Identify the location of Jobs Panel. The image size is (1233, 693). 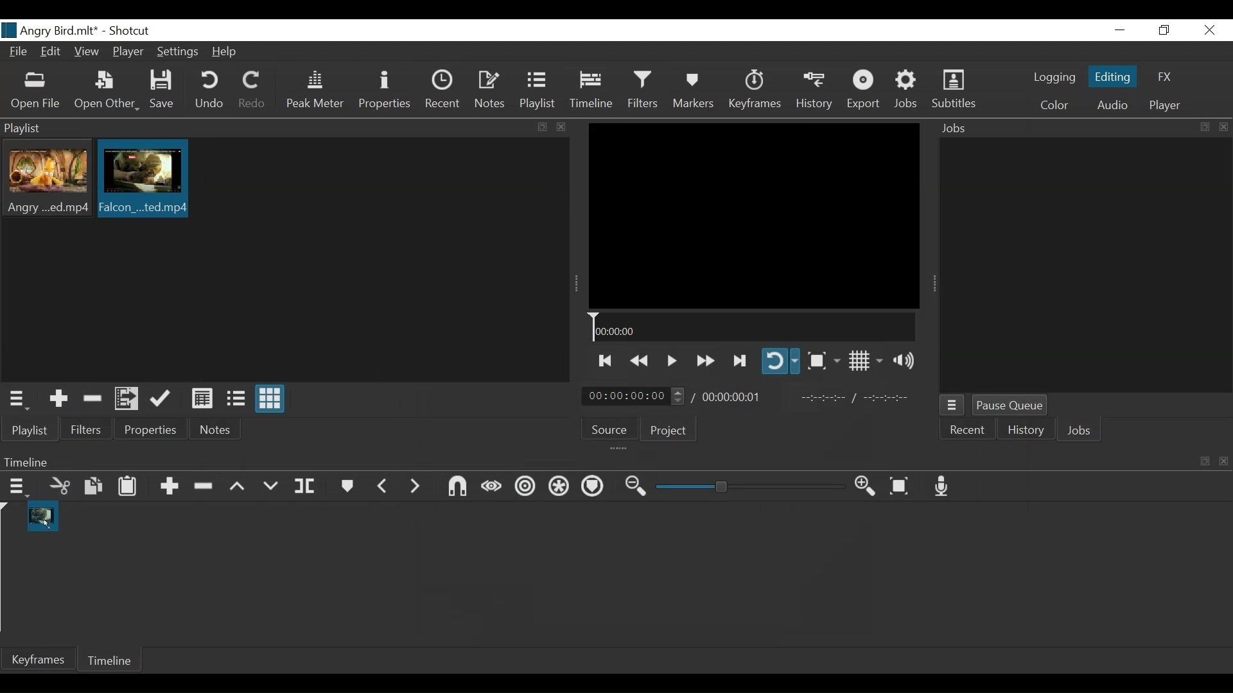
(1084, 266).